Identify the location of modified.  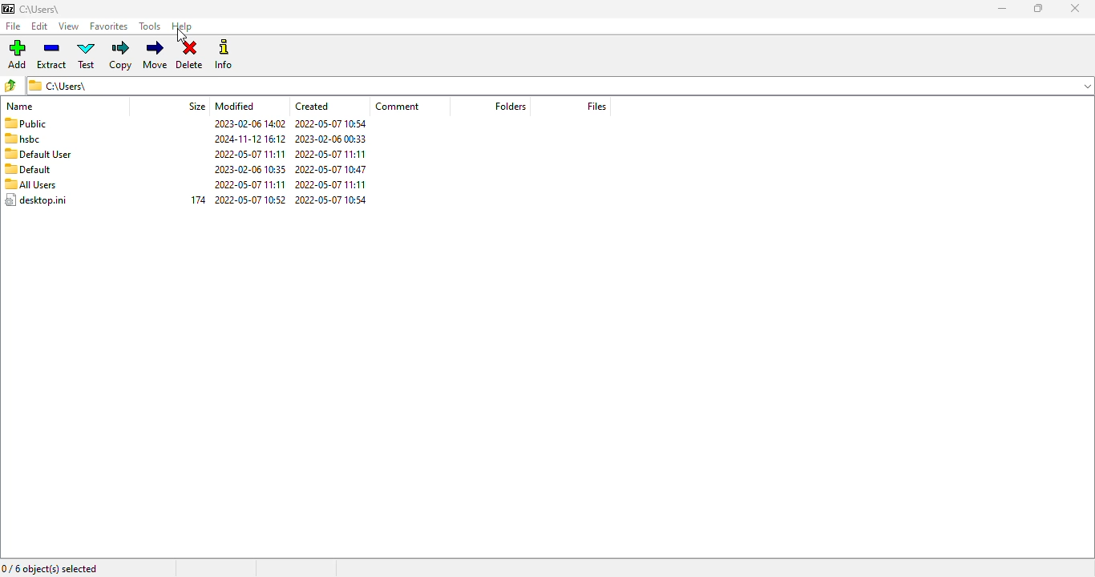
(235, 106).